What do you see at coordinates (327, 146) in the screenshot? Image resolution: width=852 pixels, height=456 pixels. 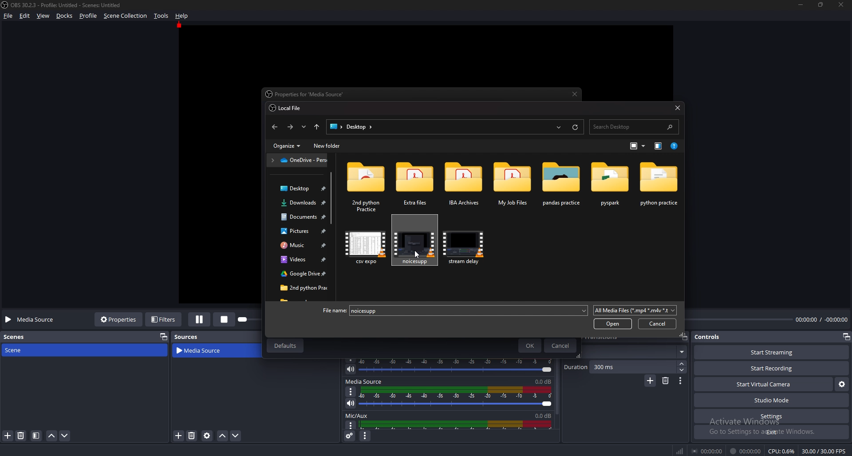 I see `New folder` at bounding box center [327, 146].